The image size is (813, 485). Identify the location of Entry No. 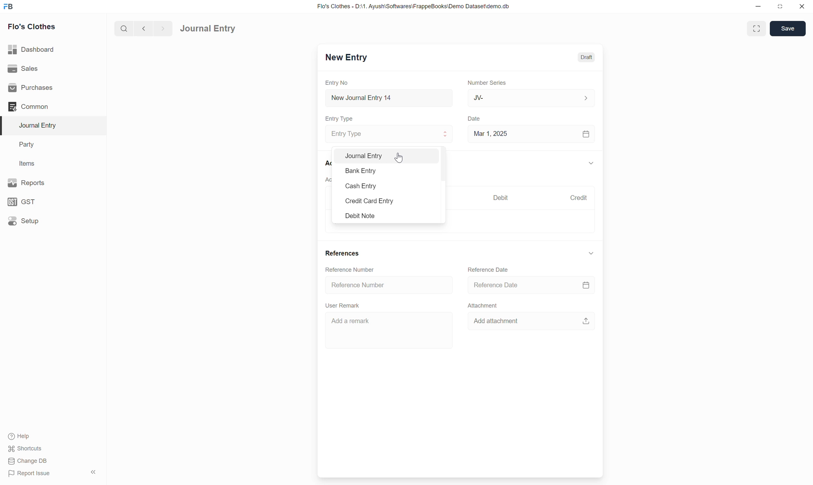
(338, 83).